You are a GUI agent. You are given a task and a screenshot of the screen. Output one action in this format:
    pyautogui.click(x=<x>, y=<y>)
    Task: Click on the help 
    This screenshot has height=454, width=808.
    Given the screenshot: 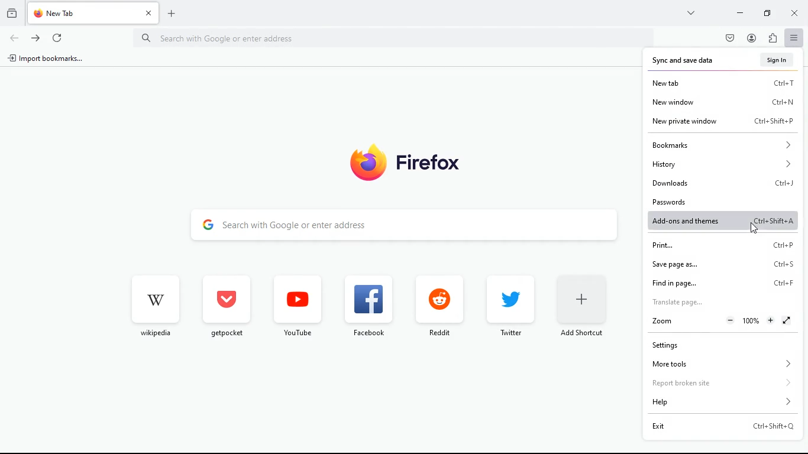 What is the action you would take?
    pyautogui.click(x=717, y=403)
    